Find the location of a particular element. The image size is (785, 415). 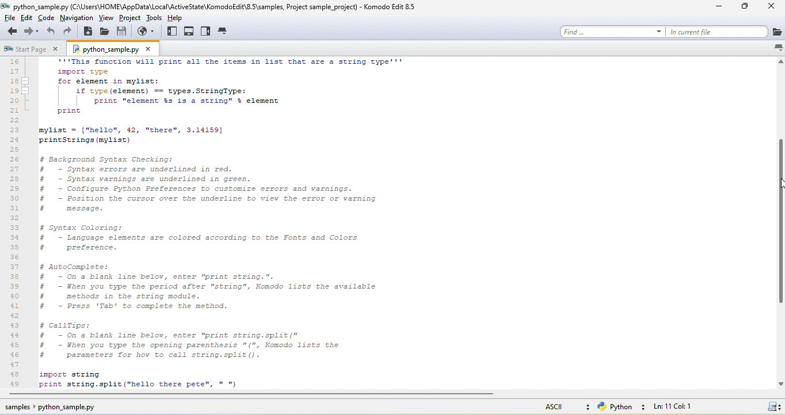

view is located at coordinates (106, 18).